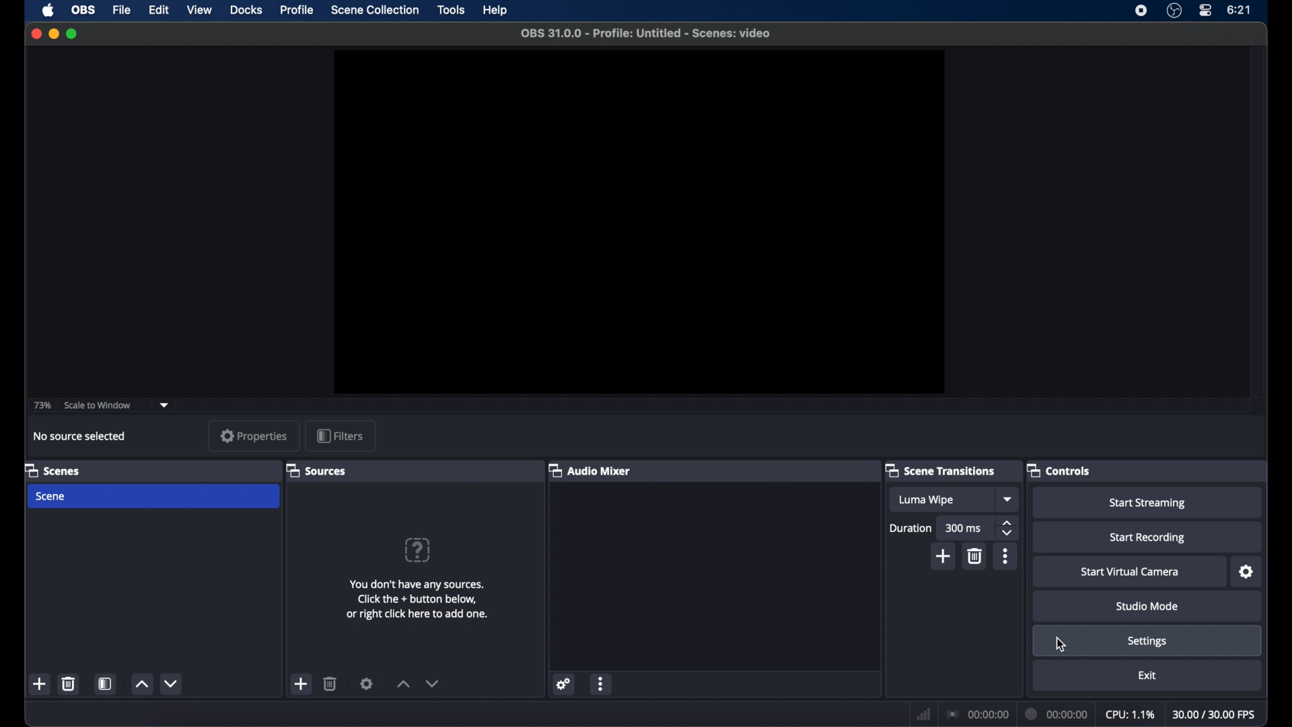 This screenshot has width=1292, height=727. I want to click on 73%, so click(42, 406).